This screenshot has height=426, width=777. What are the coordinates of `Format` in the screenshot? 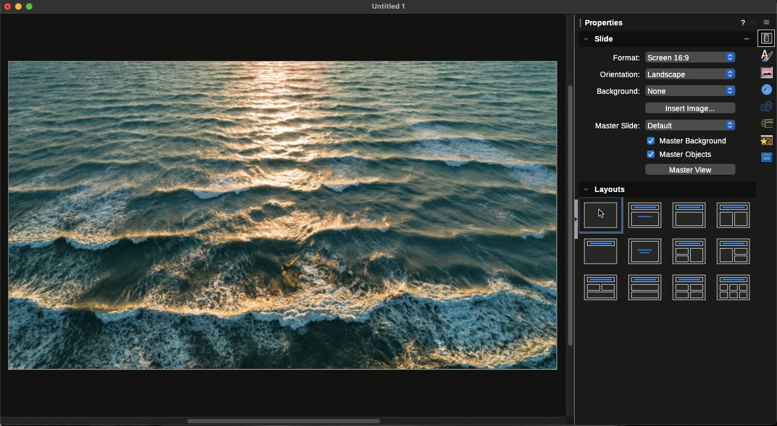 It's located at (620, 57).